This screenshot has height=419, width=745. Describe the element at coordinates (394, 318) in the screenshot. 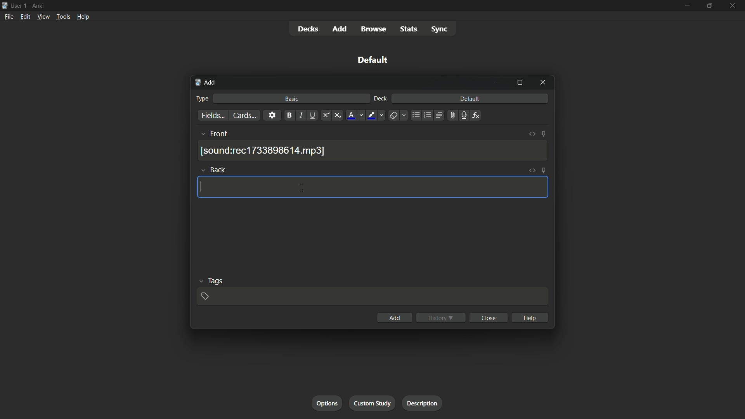

I see `add` at that location.